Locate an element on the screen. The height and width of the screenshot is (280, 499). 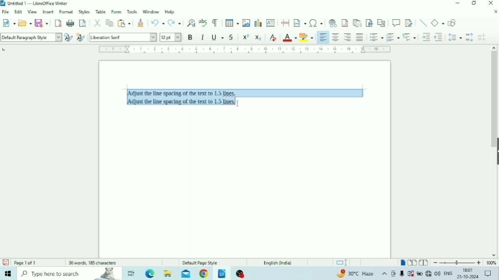
Multiple-page view is located at coordinates (412, 263).